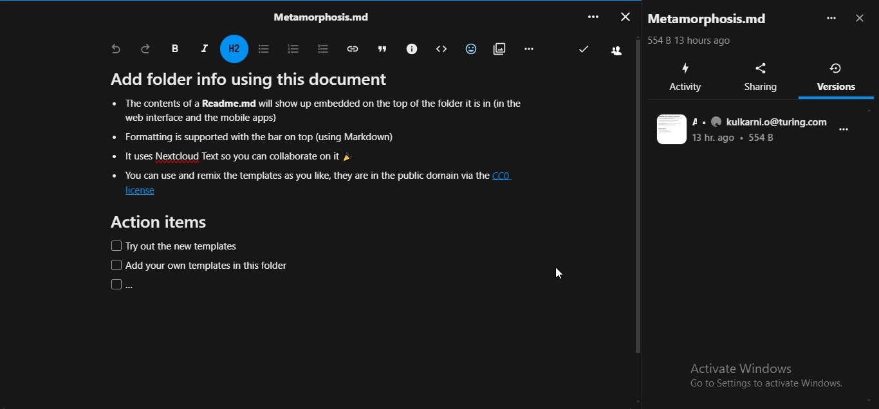  Describe the element at coordinates (410, 48) in the screenshot. I see `callouts` at that location.